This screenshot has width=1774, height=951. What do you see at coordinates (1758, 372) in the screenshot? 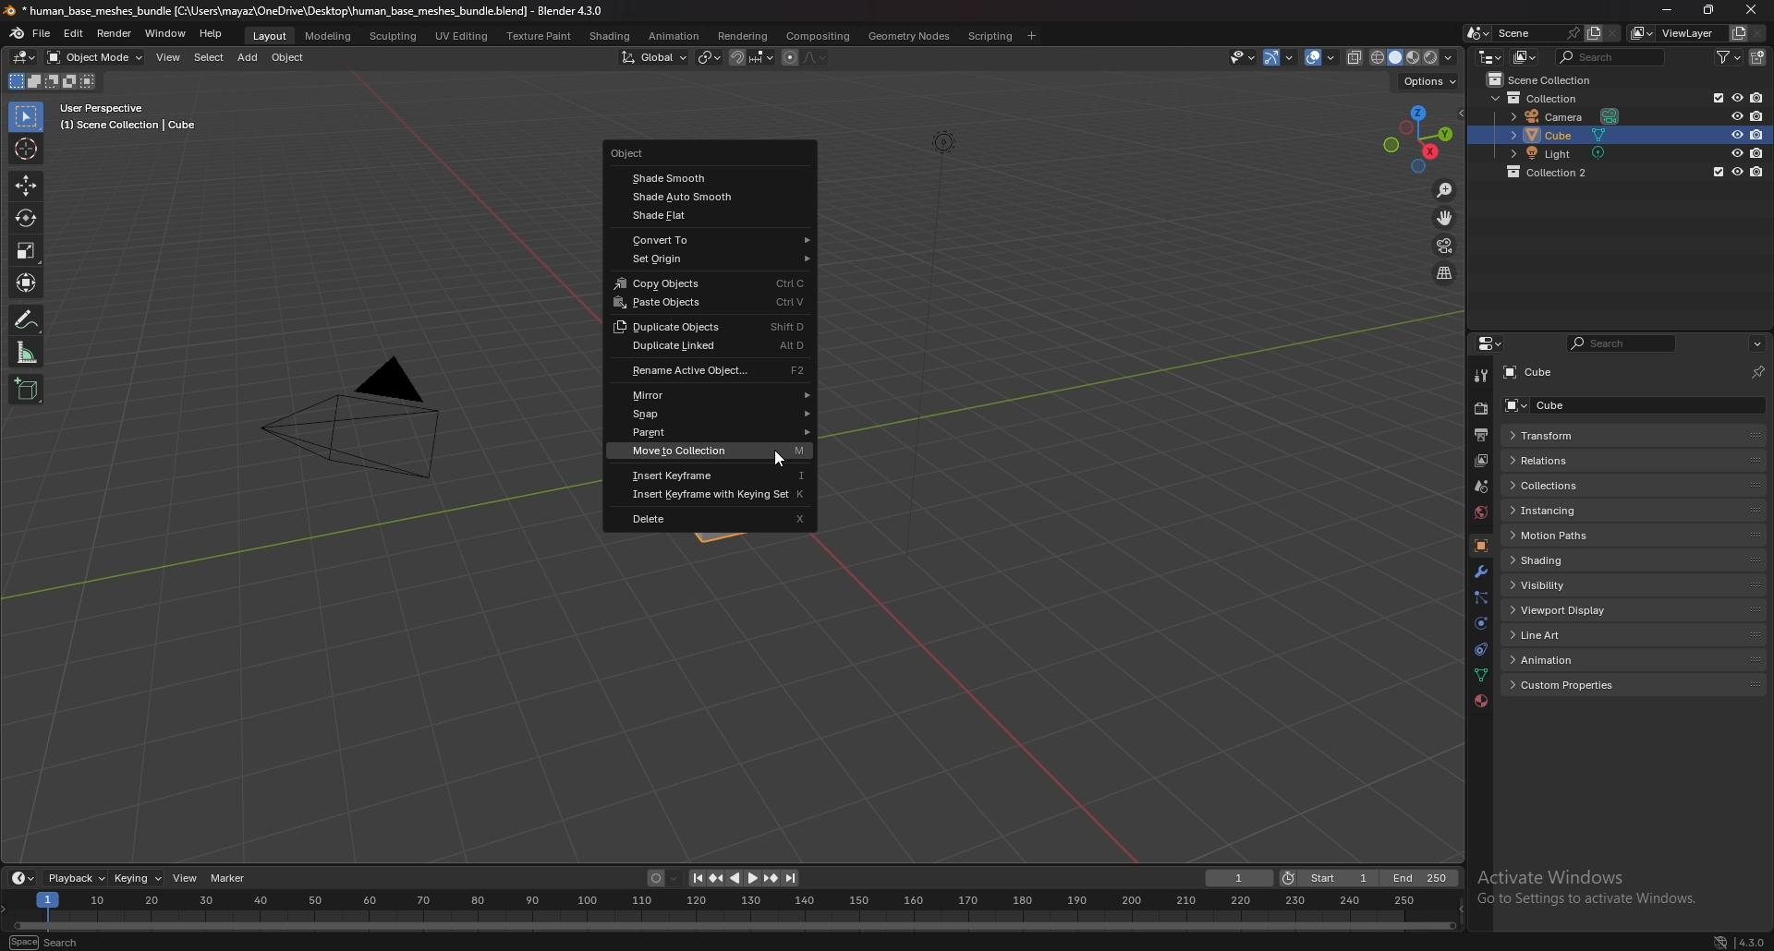
I see `toggle pin id` at bounding box center [1758, 372].